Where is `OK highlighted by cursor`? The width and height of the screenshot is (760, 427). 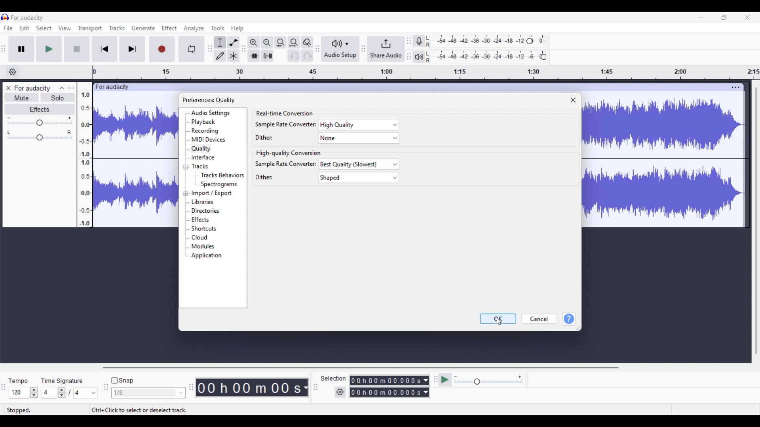 OK highlighted by cursor is located at coordinates (498, 319).